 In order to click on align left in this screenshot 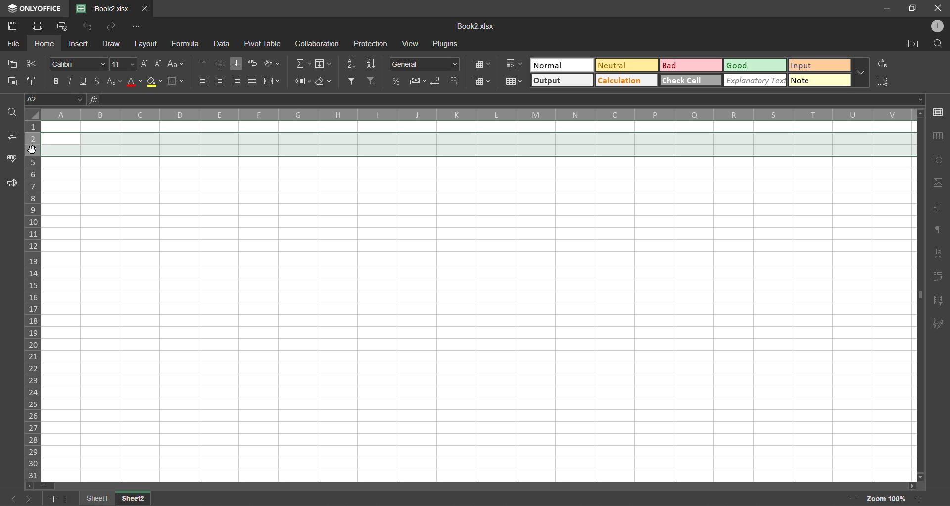, I will do `click(206, 81)`.